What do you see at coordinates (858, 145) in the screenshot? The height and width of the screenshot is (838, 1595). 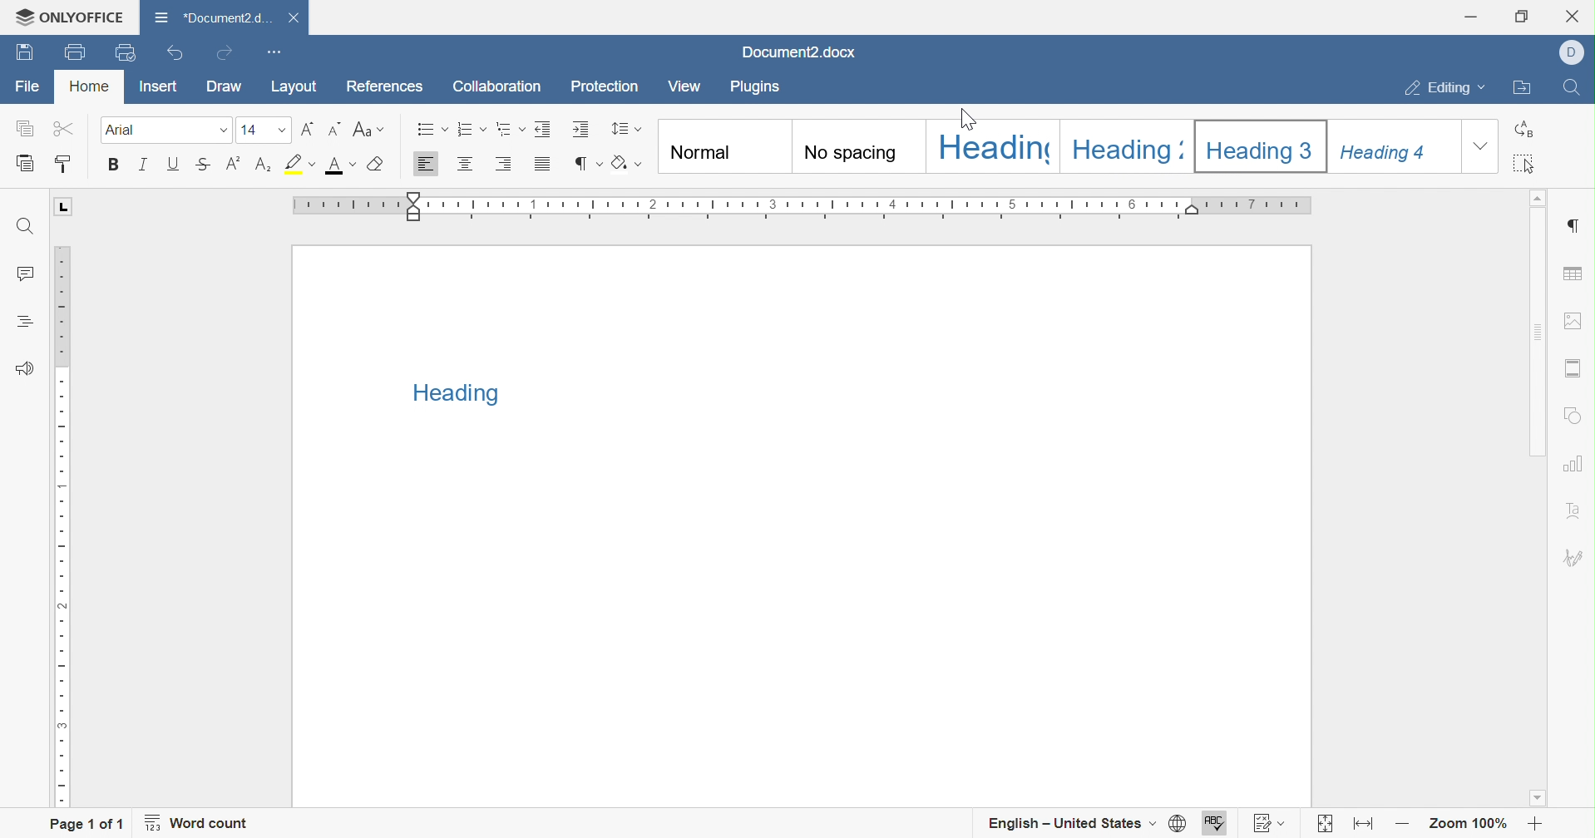 I see `No spacing` at bounding box center [858, 145].